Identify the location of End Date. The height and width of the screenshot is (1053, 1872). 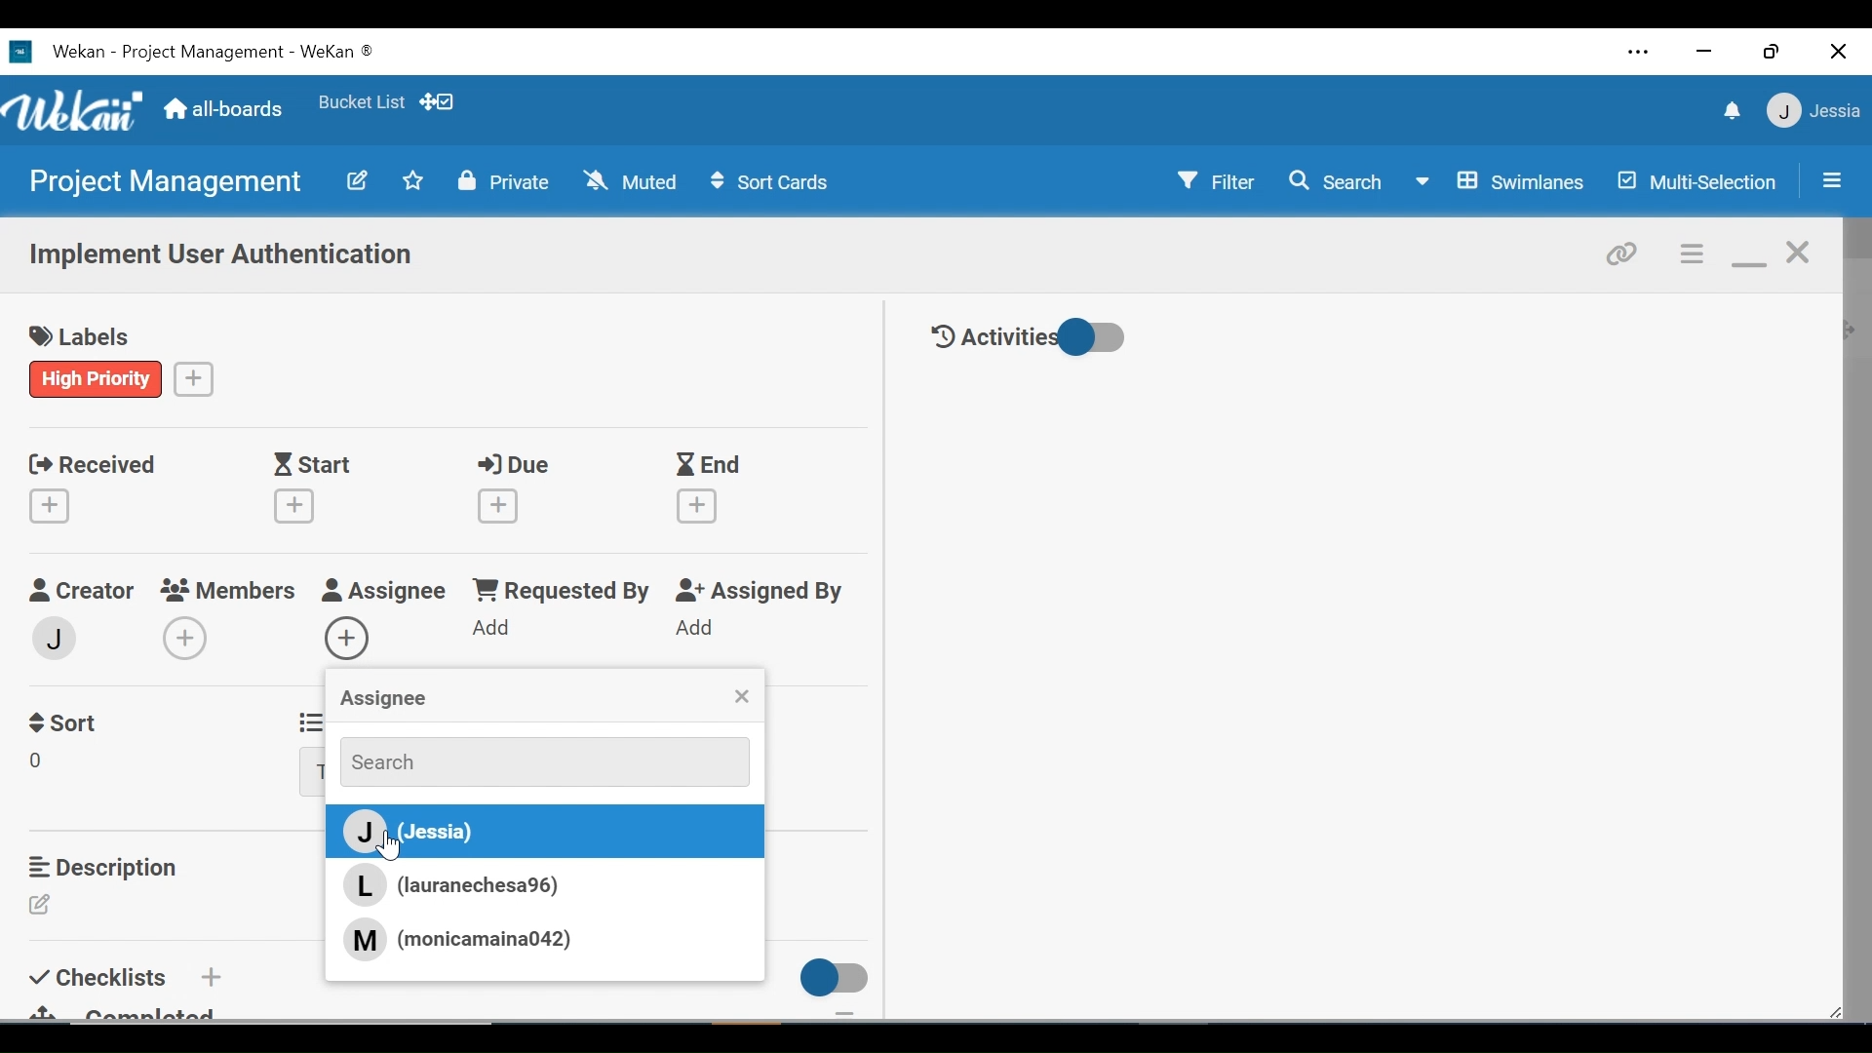
(713, 466).